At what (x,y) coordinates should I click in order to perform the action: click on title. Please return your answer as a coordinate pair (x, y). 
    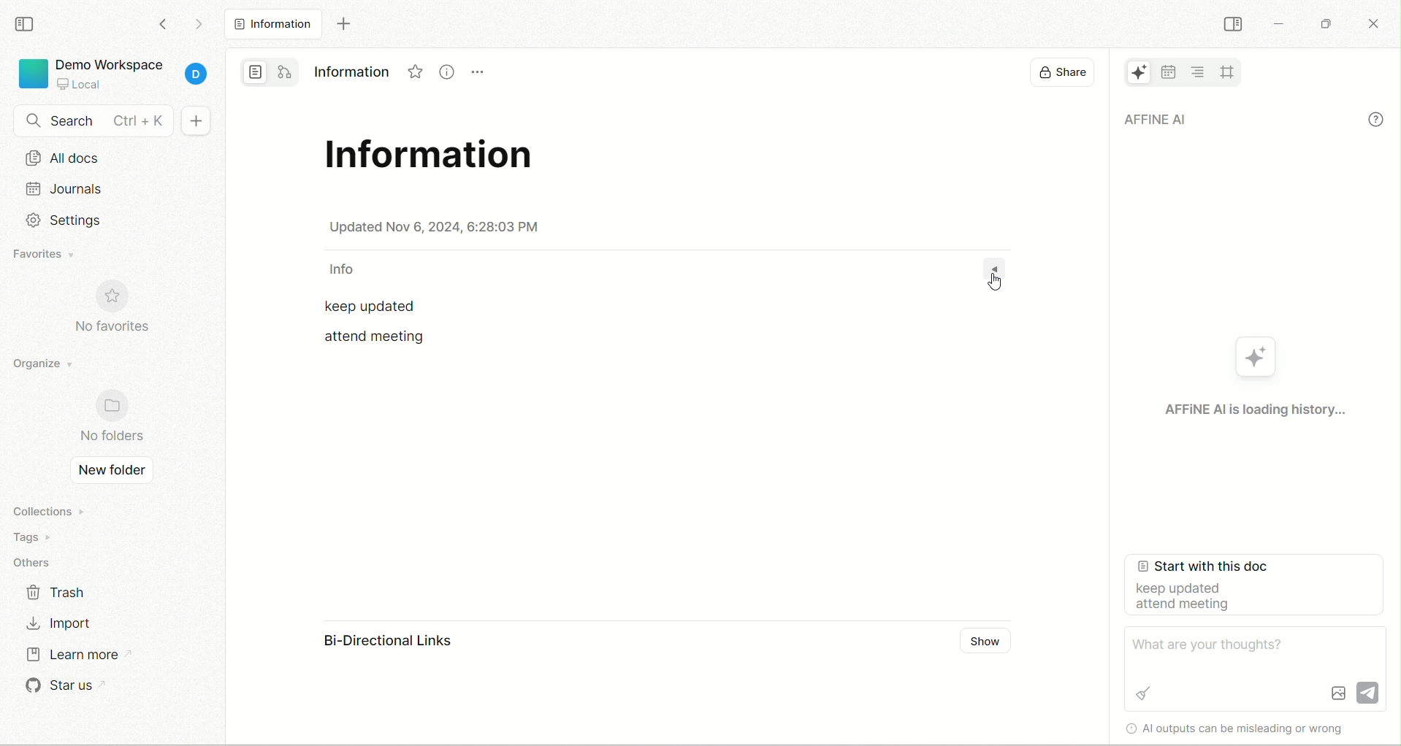
    Looking at the image, I should click on (434, 160).